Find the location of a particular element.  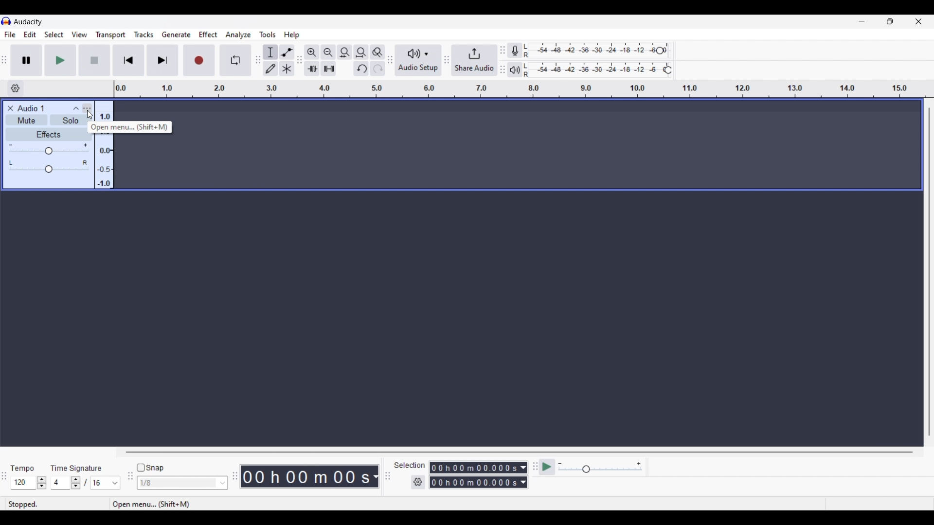

1.0 is located at coordinates (105, 115).